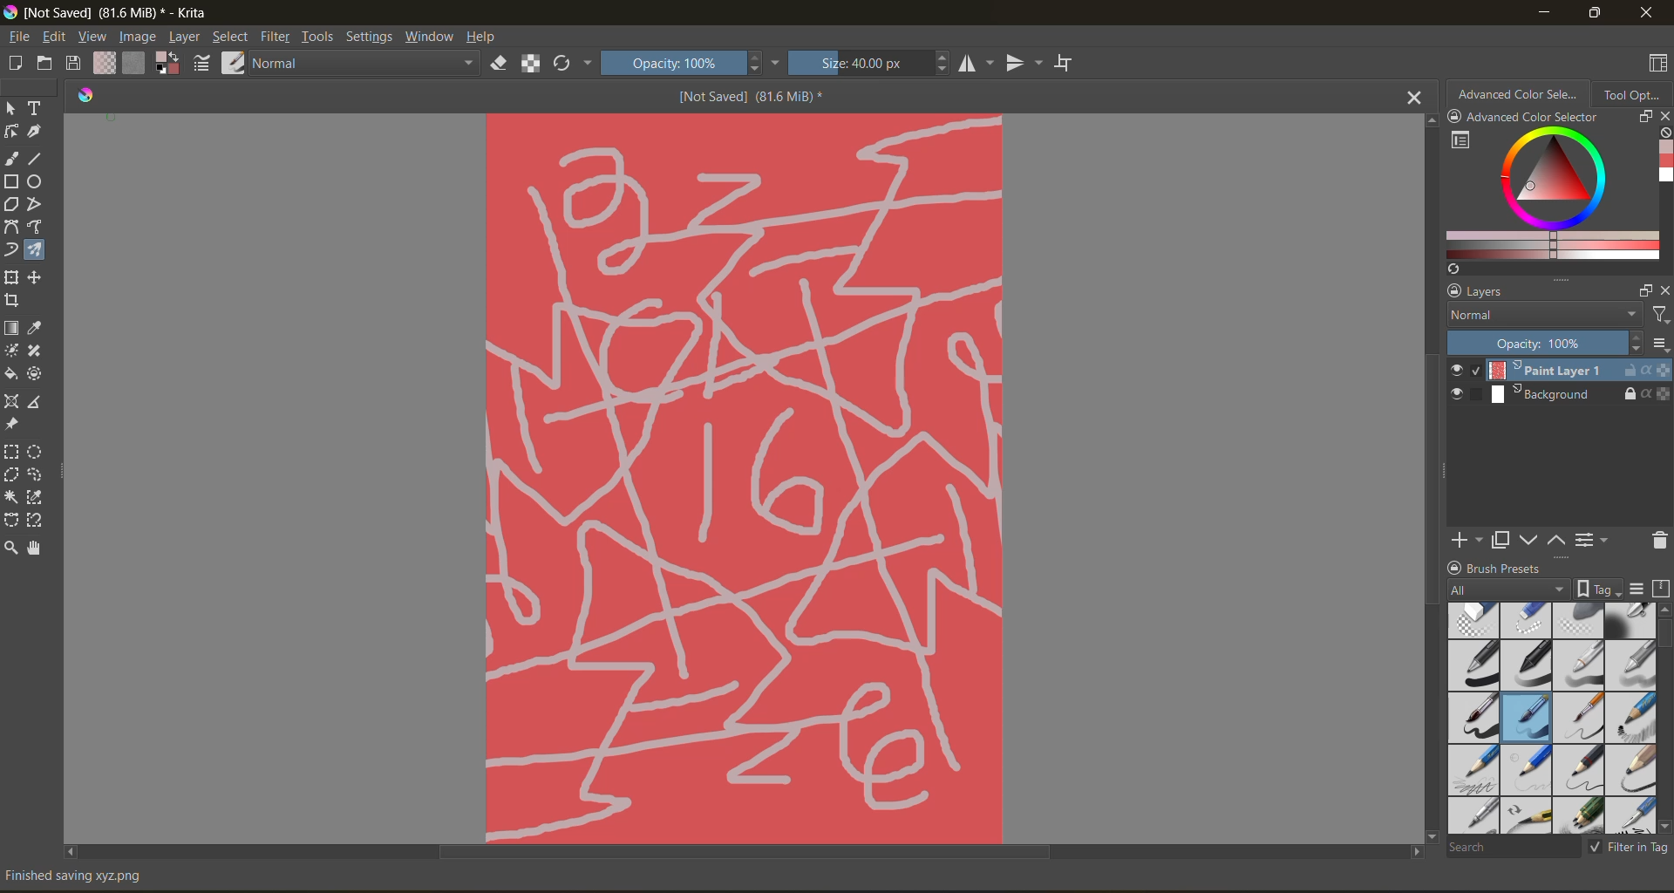  Describe the element at coordinates (184, 37) in the screenshot. I see `layer` at that location.